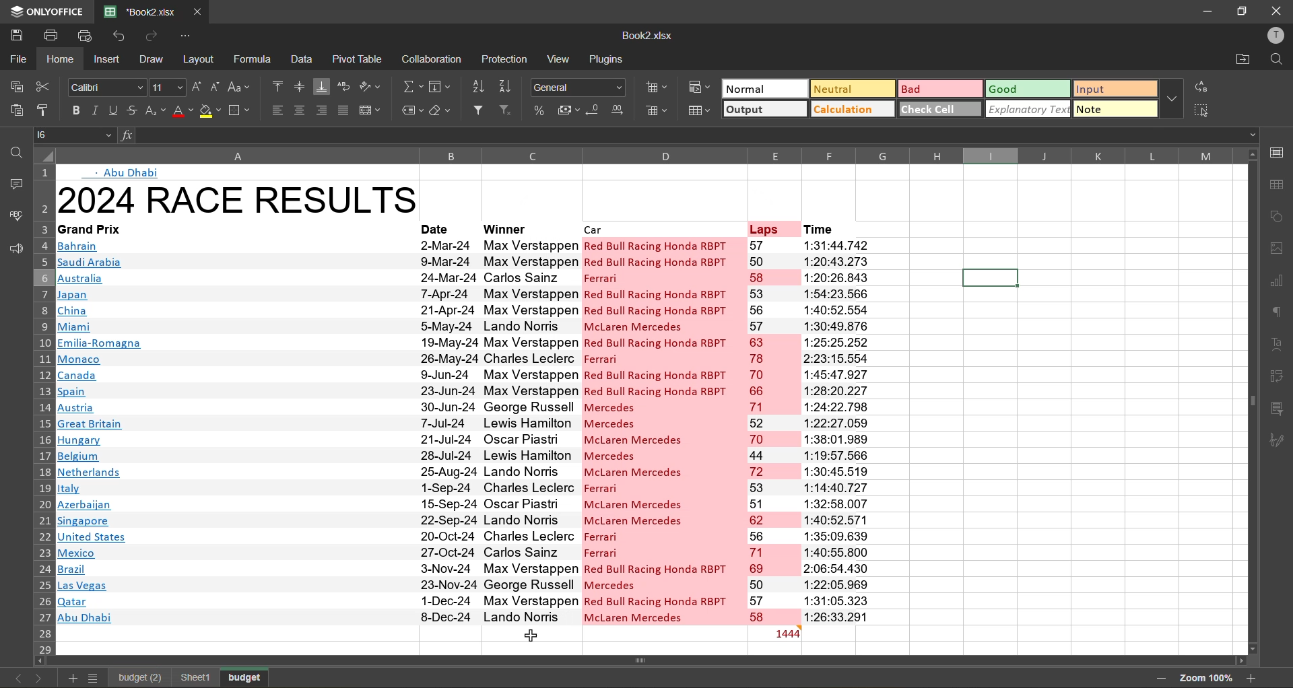 Image resolution: width=1293 pixels, height=688 pixels. What do you see at coordinates (12, 184) in the screenshot?
I see `comments` at bounding box center [12, 184].